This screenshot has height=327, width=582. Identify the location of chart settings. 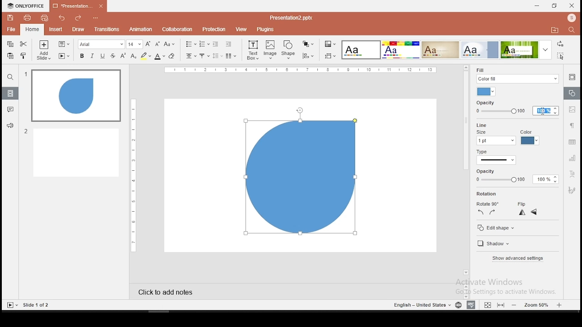
(572, 159).